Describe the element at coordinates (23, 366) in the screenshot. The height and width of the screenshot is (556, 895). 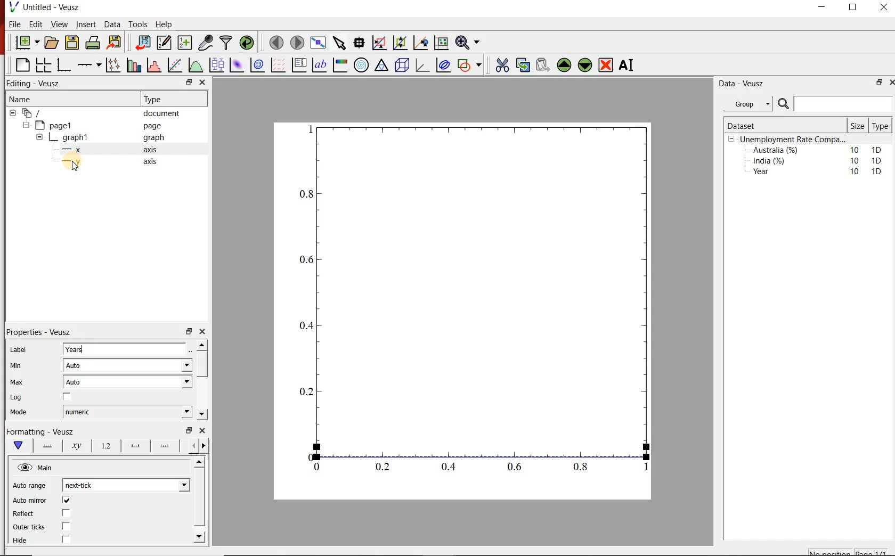
I see `Min` at that location.